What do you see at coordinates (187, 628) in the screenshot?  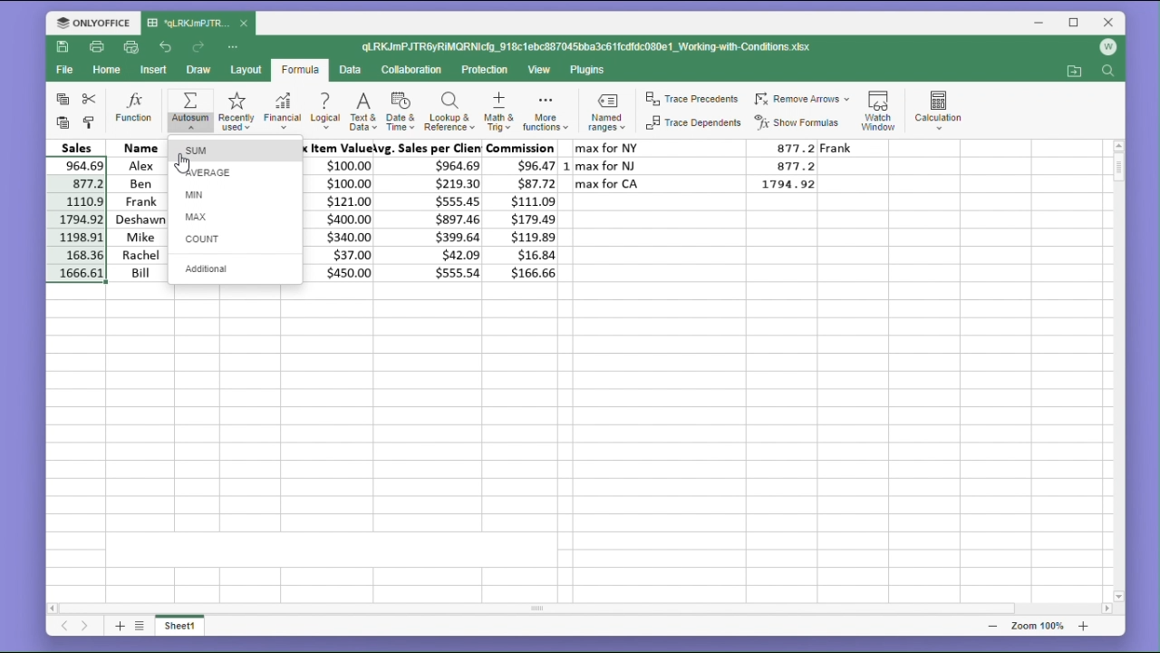 I see `sheet 1` at bounding box center [187, 628].